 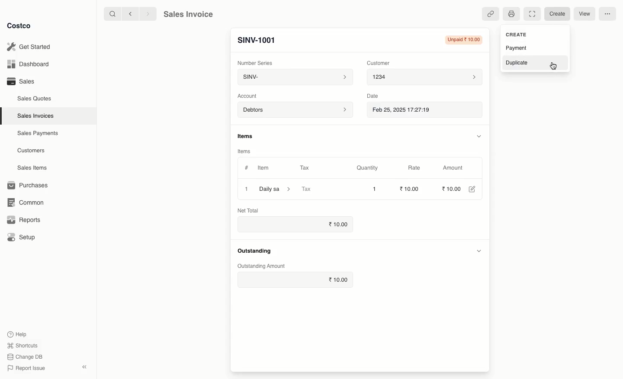 I want to click on Number Series, so click(x=255, y=63).